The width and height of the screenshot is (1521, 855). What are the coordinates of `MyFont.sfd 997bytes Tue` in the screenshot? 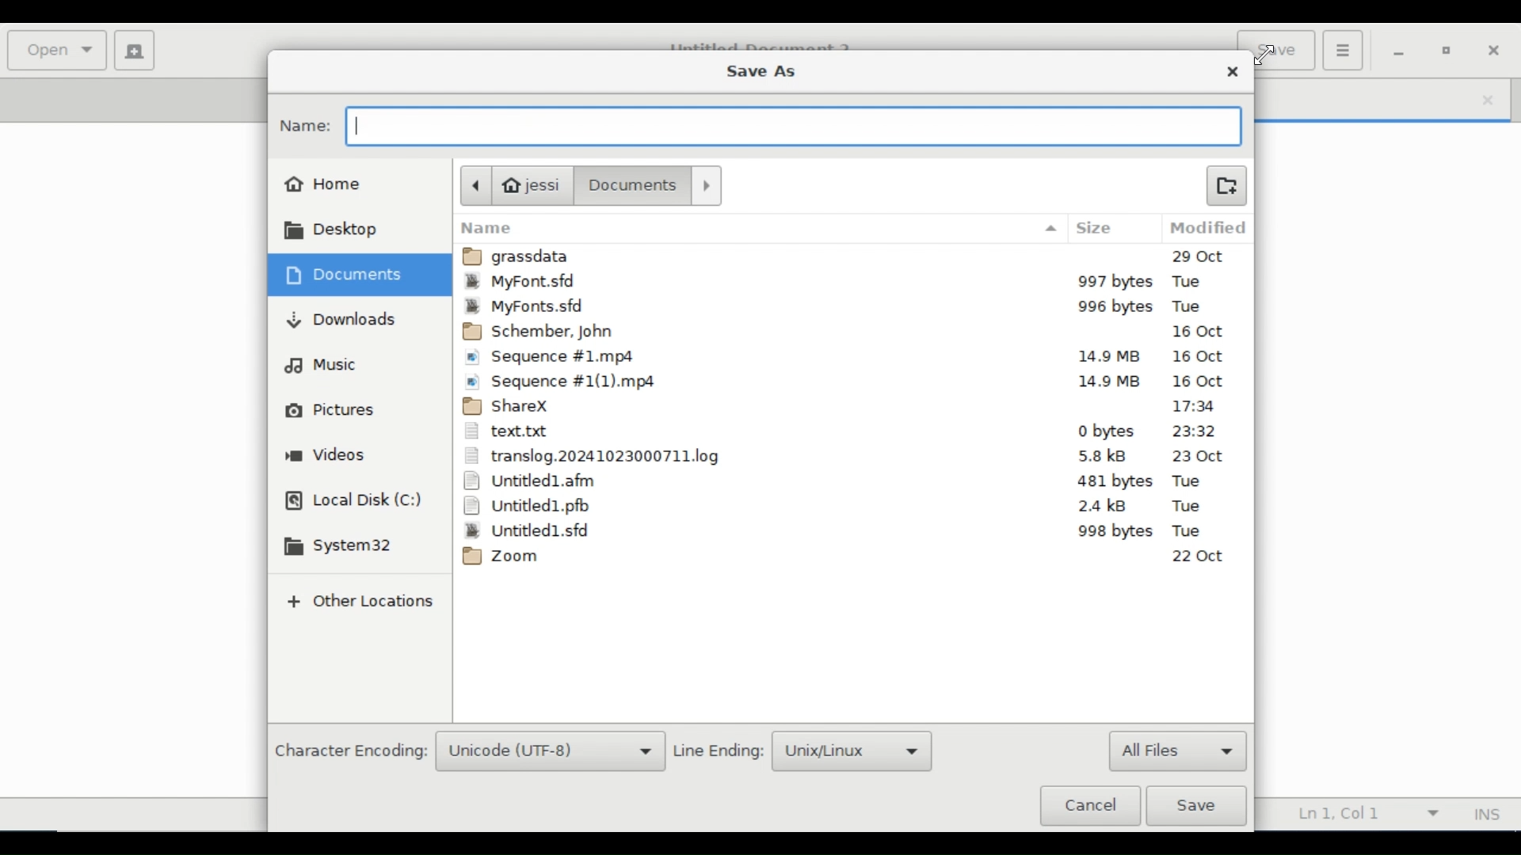 It's located at (853, 283).